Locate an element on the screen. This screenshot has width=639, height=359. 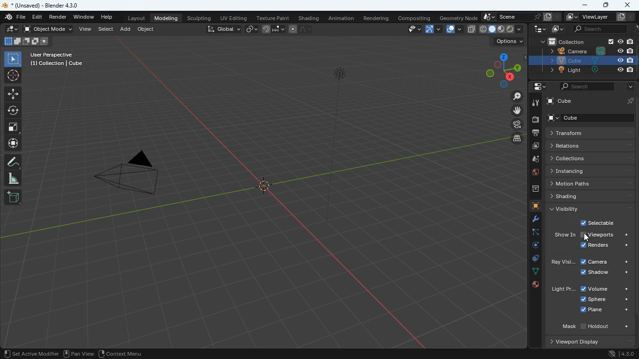
motion paths is located at coordinates (590, 183).